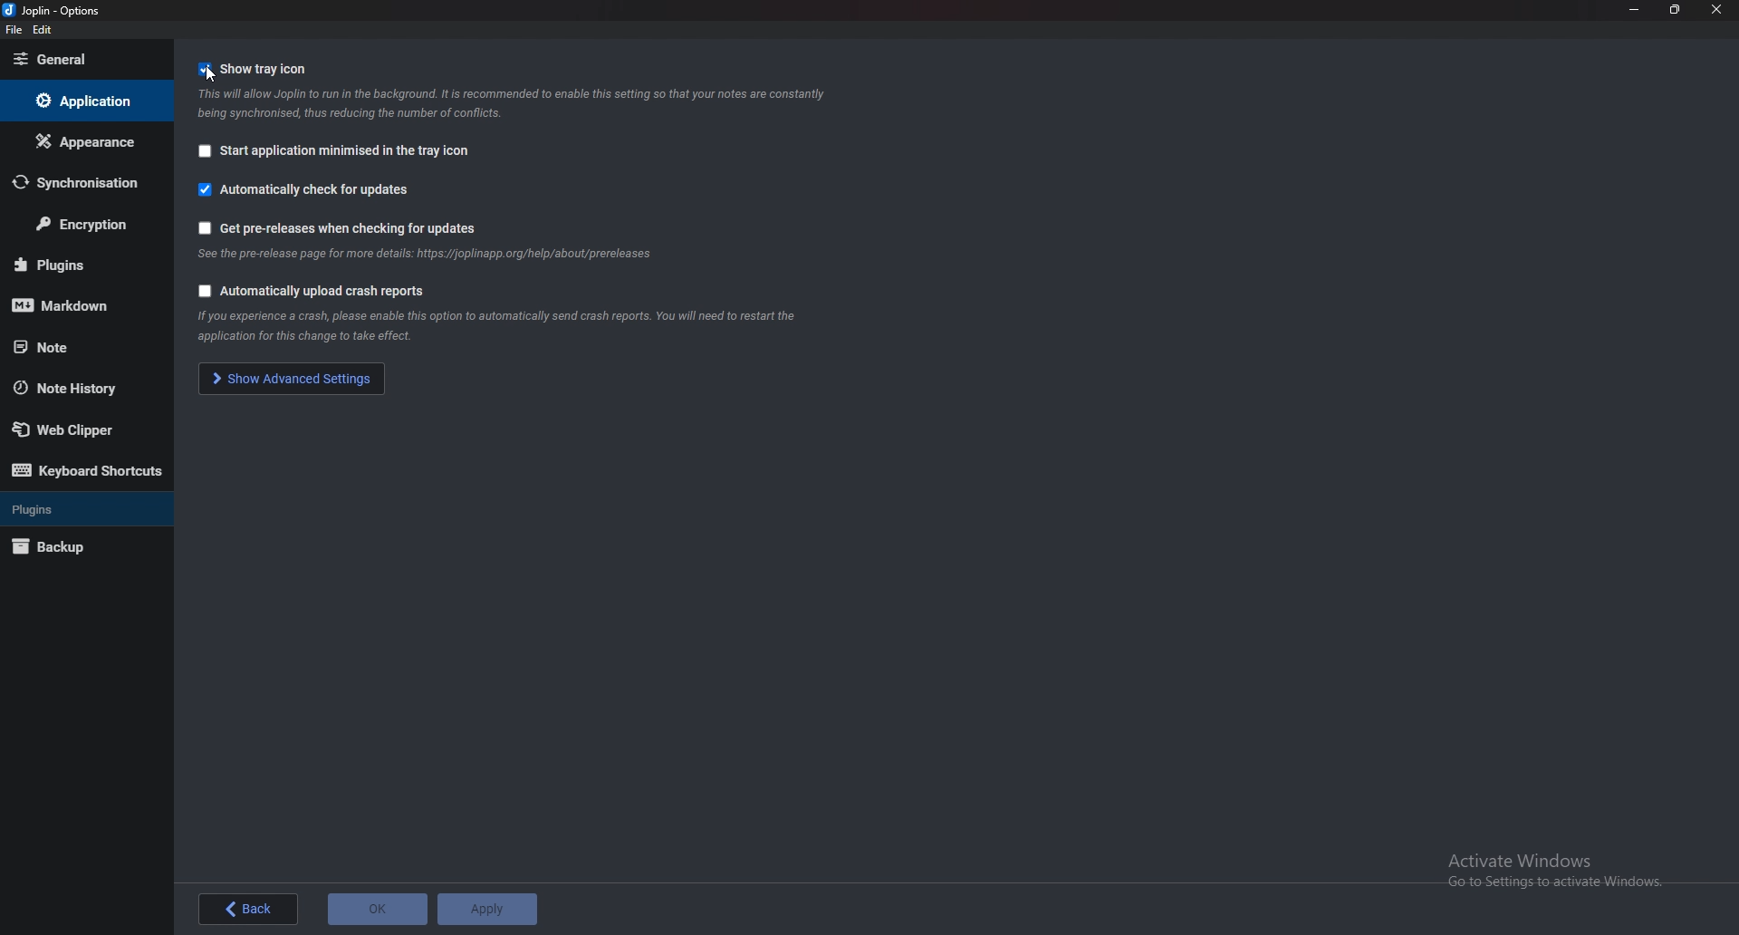 The height and width of the screenshot is (935, 1739). What do you see at coordinates (528, 327) in the screenshot?
I see `Info` at bounding box center [528, 327].